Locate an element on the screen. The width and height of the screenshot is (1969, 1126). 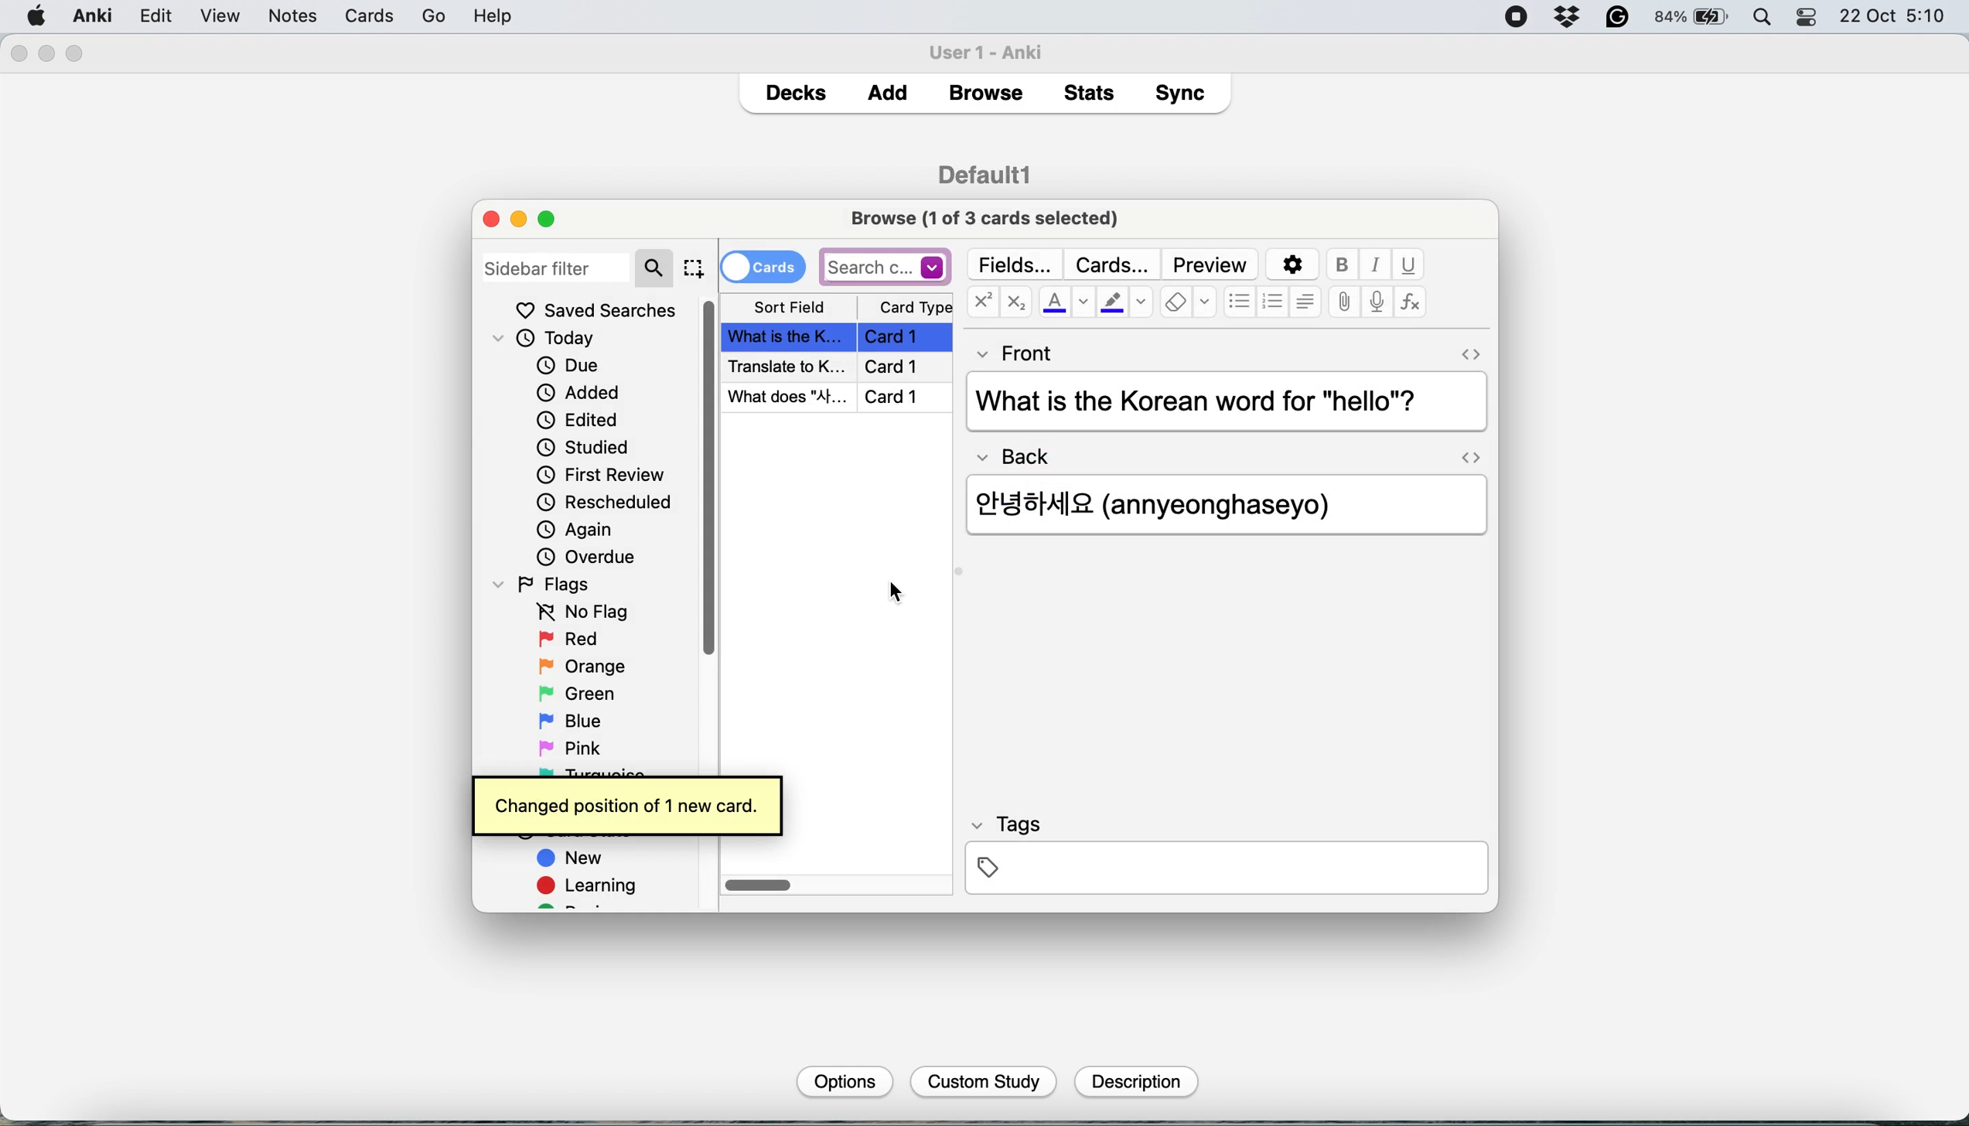
erase is located at coordinates (1188, 303).